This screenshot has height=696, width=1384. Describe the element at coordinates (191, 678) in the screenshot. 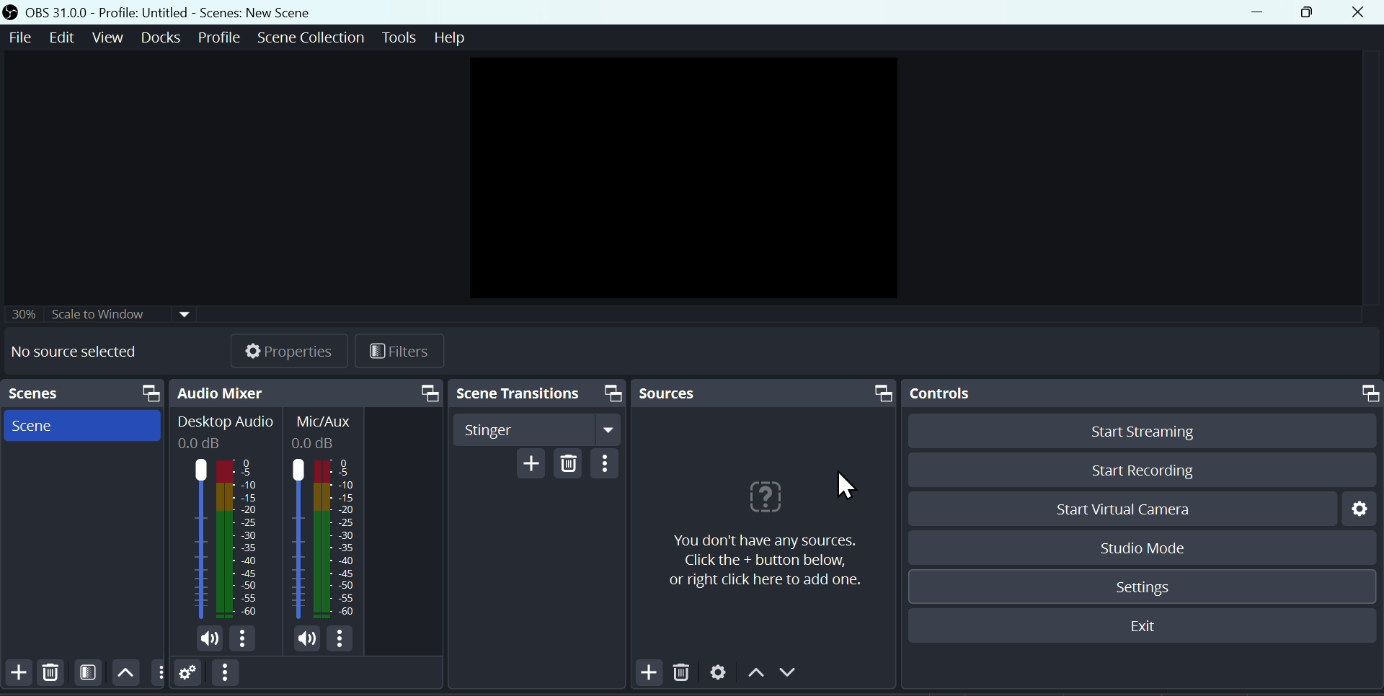

I see `Settings` at that location.